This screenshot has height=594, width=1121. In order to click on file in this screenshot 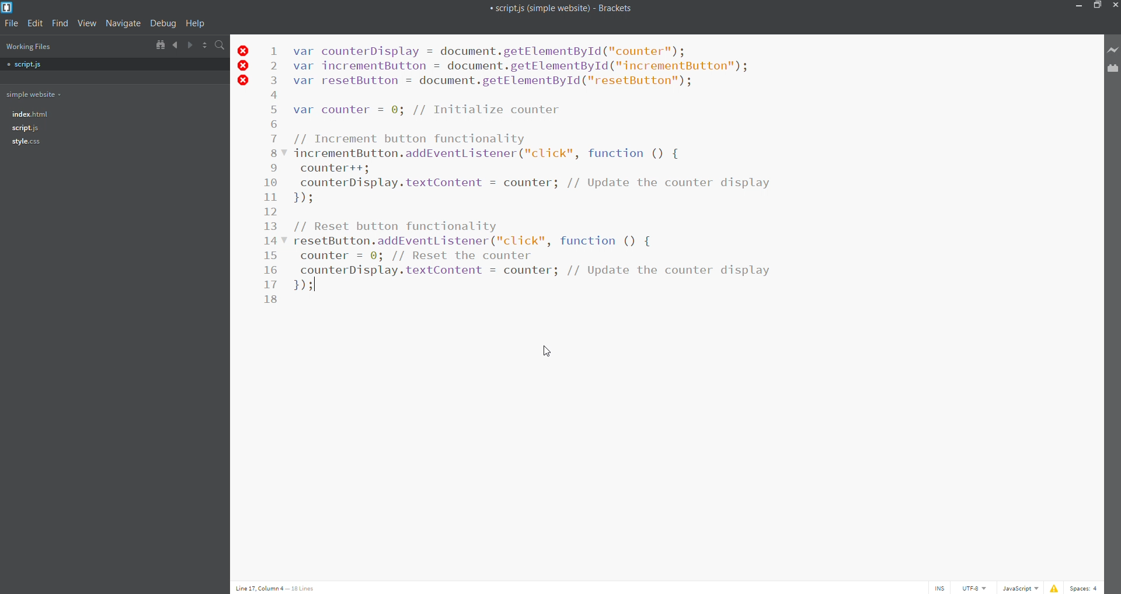, I will do `click(10, 23)`.